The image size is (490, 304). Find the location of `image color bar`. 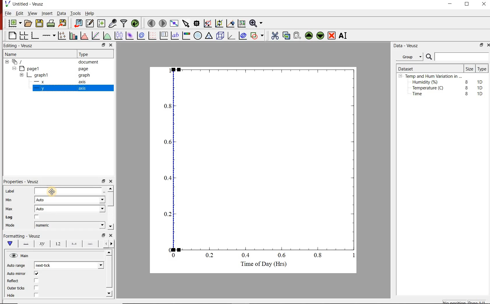

image color bar is located at coordinates (187, 36).